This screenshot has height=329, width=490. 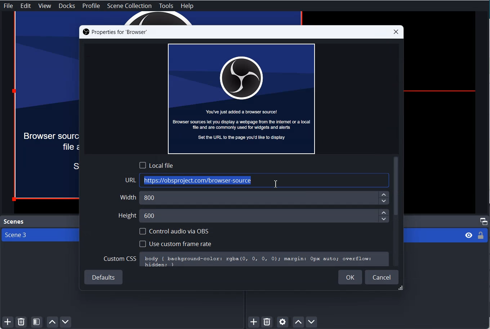 I want to click on OK, so click(x=350, y=277).